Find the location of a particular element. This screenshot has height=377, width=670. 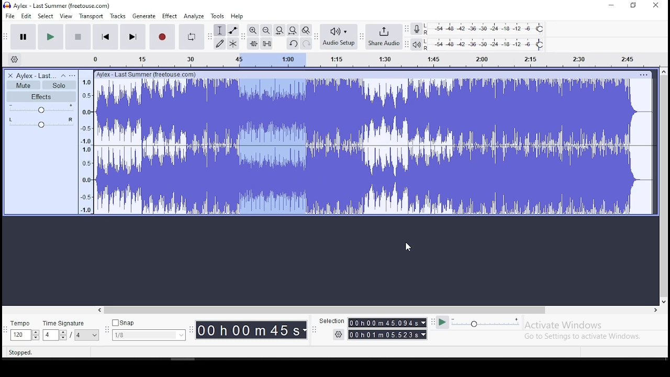

Selection is located at coordinates (328, 320).